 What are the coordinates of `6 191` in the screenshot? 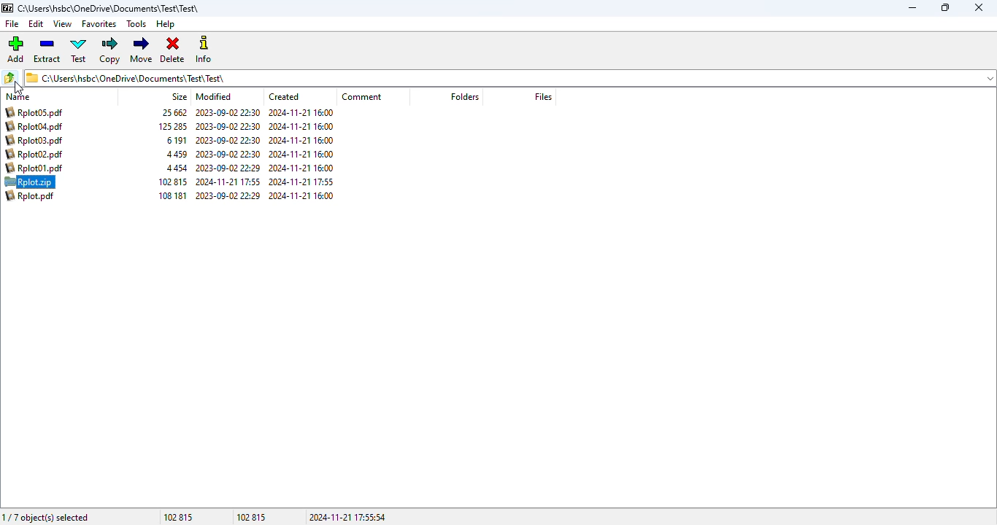 It's located at (176, 140).